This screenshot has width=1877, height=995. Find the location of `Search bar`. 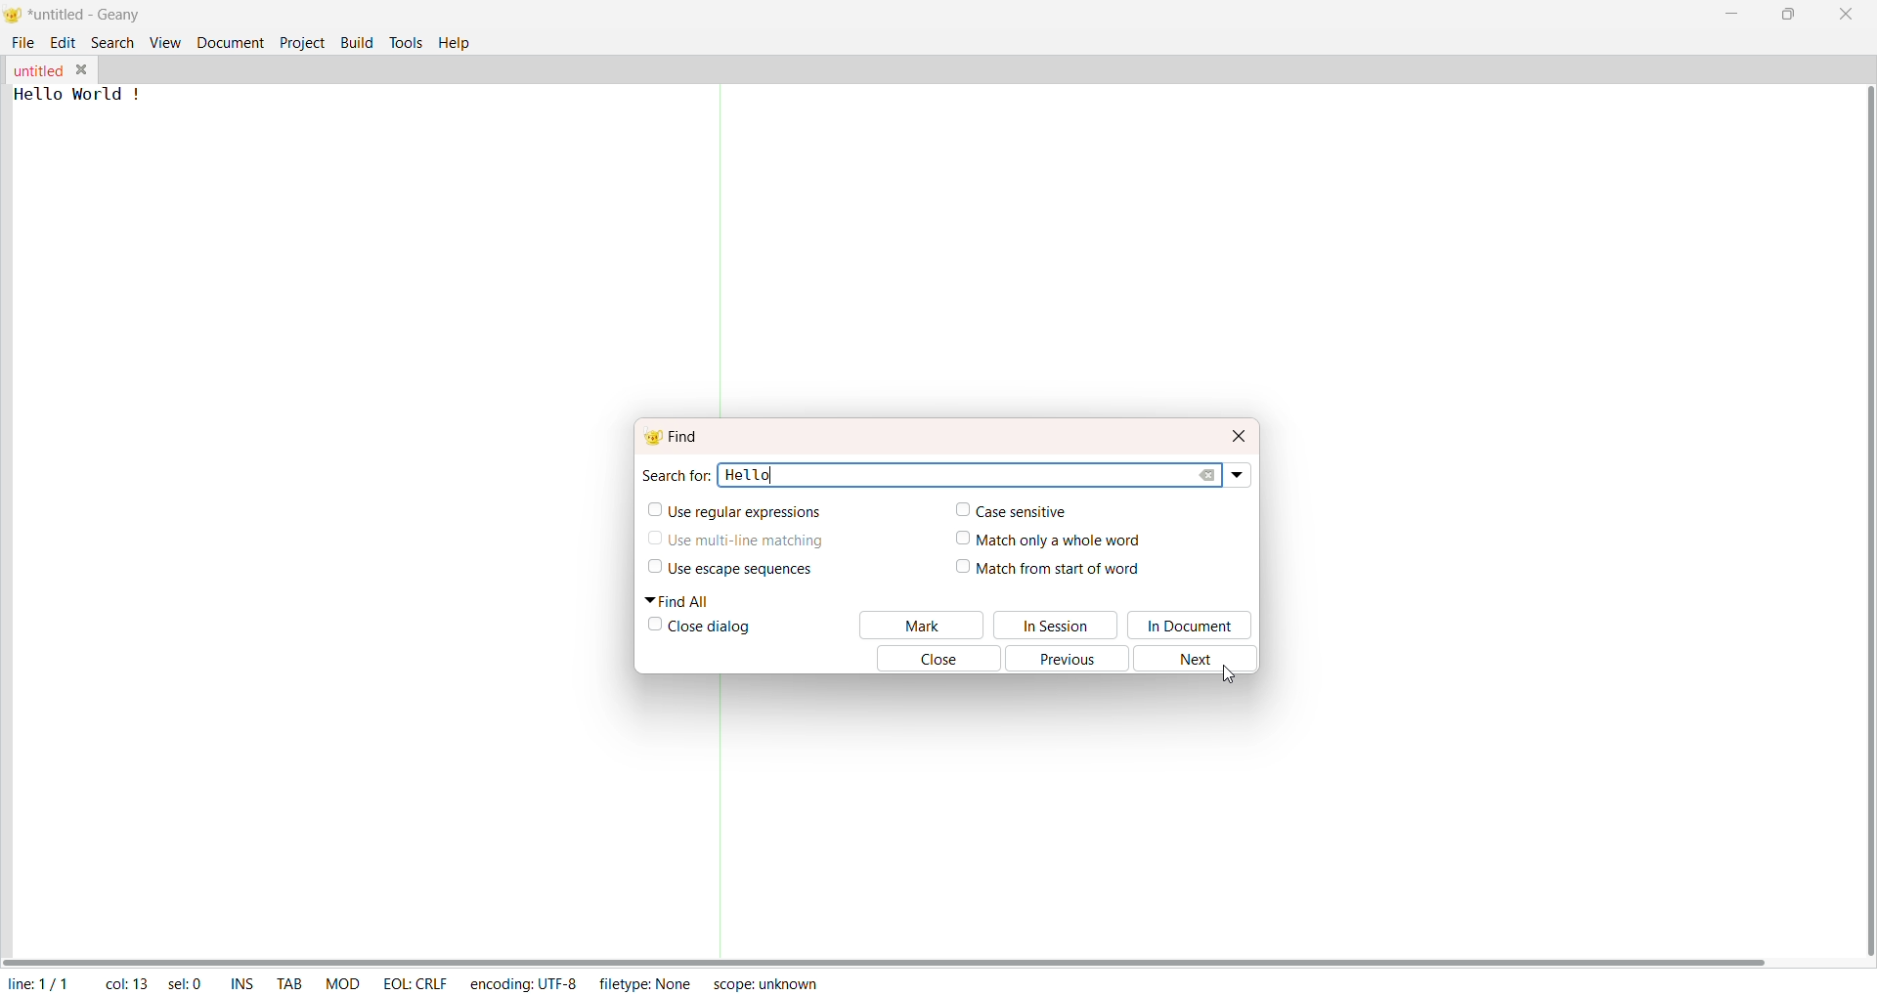

Search bar is located at coordinates (1001, 474).